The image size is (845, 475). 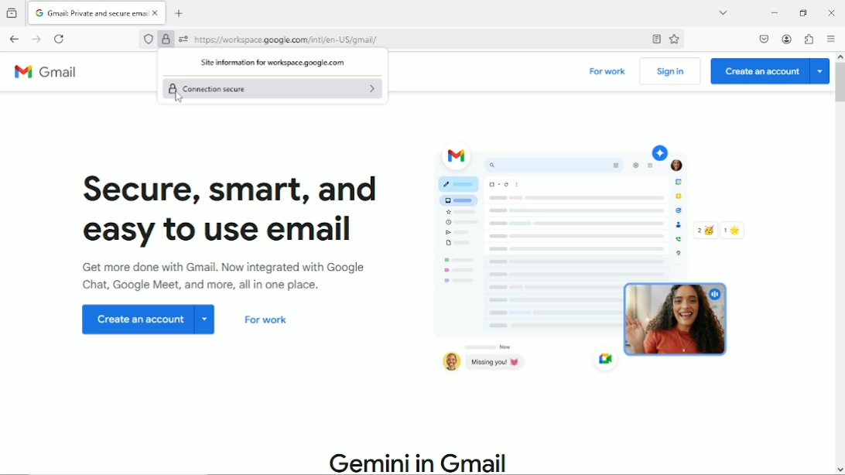 What do you see at coordinates (803, 11) in the screenshot?
I see `restore down` at bounding box center [803, 11].